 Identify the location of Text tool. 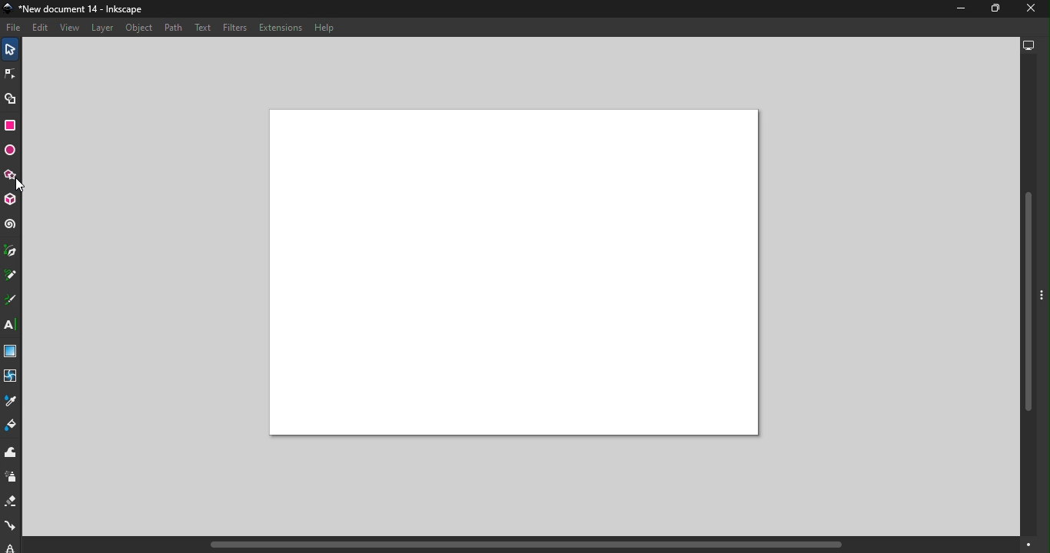
(12, 326).